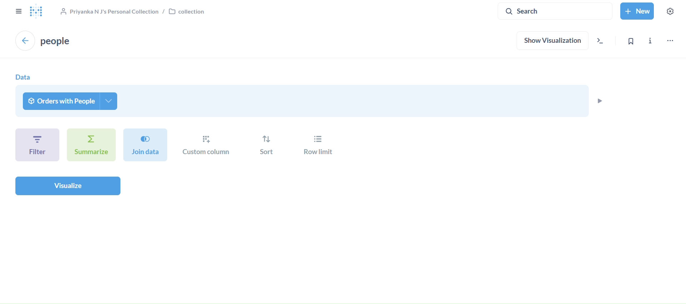  What do you see at coordinates (671, 12) in the screenshot?
I see `settings` at bounding box center [671, 12].